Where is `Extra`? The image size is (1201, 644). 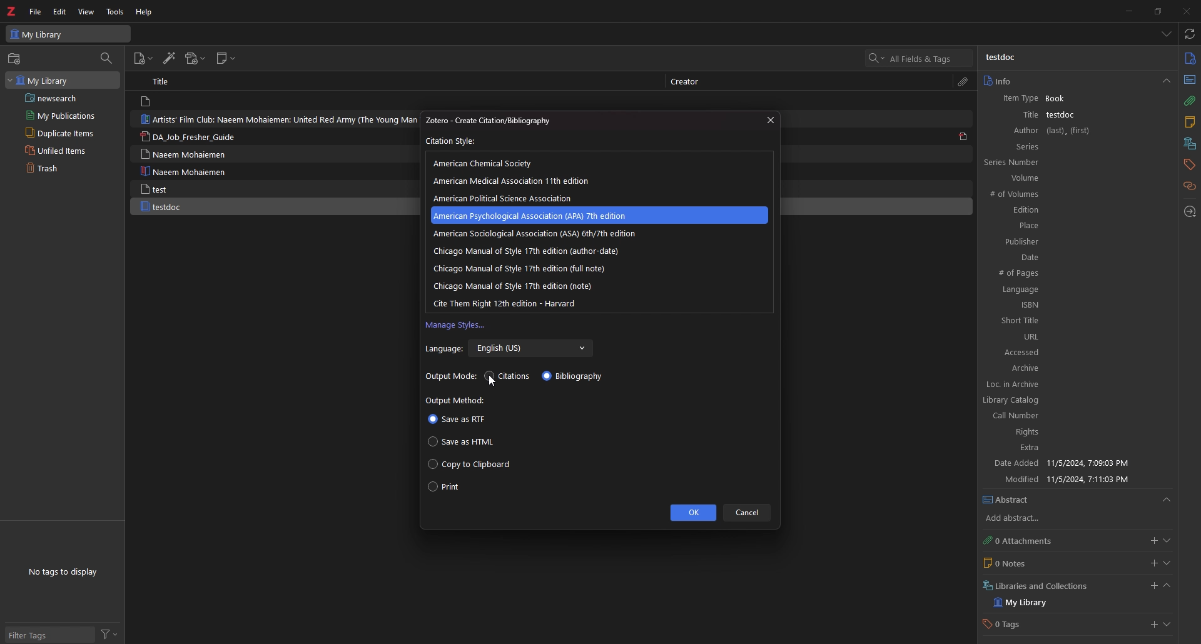
Extra is located at coordinates (1069, 449).